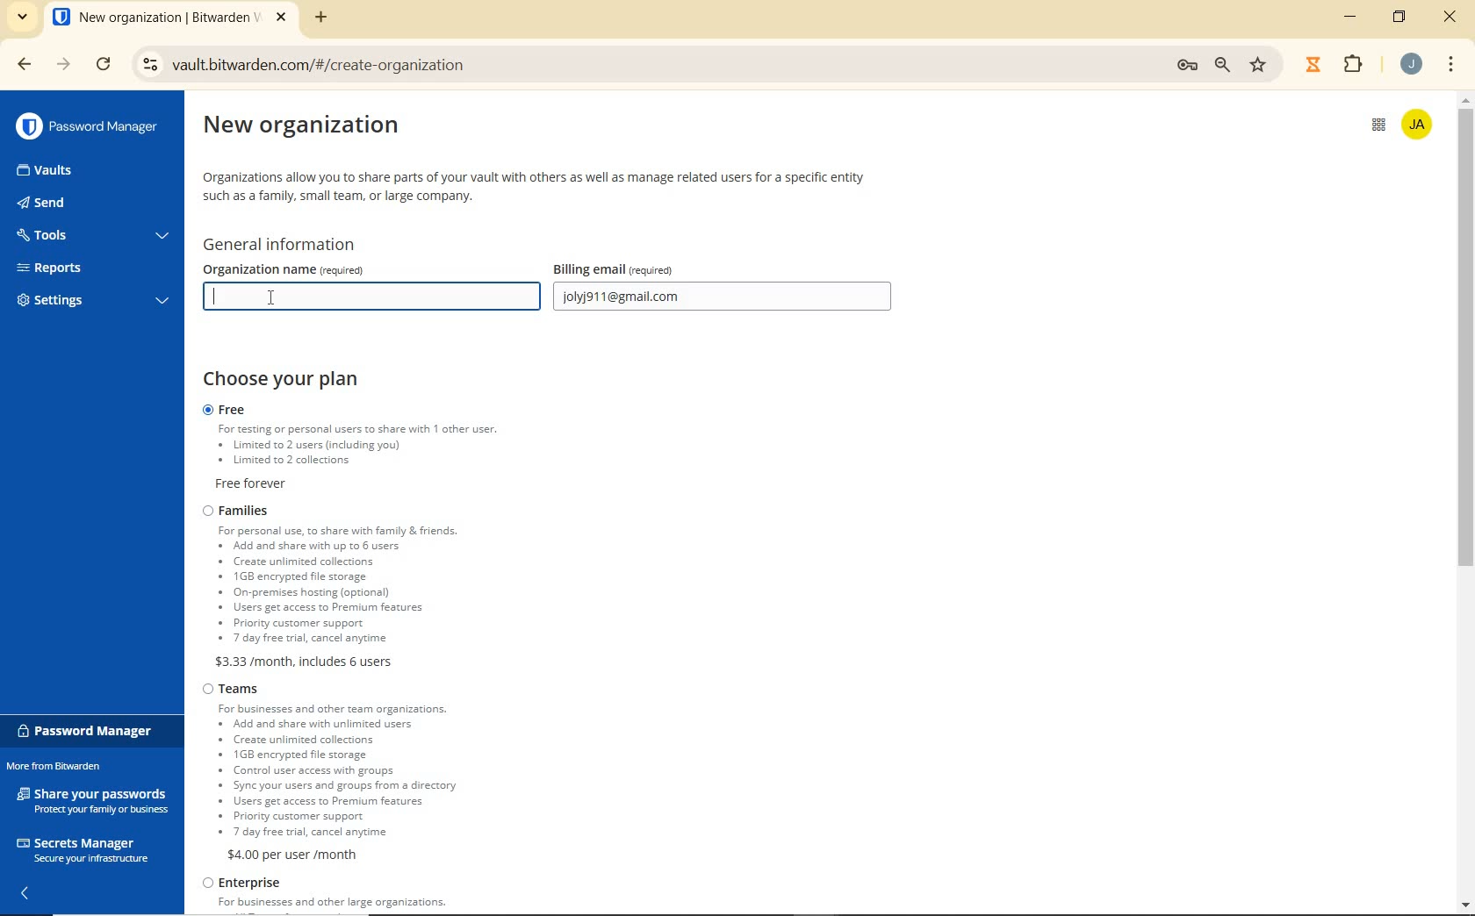 The width and height of the screenshot is (1475, 916). Describe the element at coordinates (1451, 63) in the screenshot. I see `MENU` at that location.